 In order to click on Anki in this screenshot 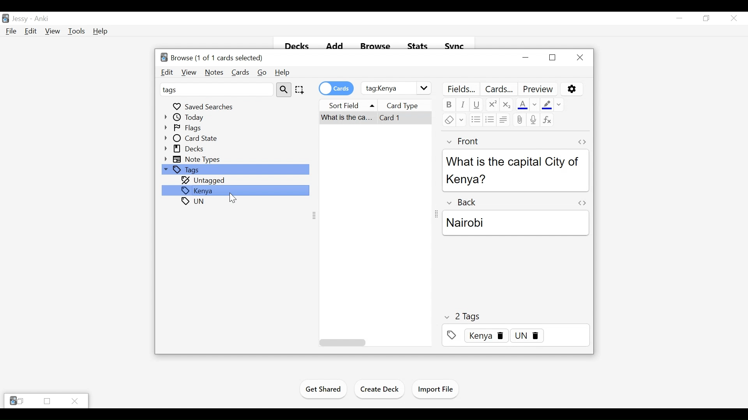, I will do `click(41, 19)`.